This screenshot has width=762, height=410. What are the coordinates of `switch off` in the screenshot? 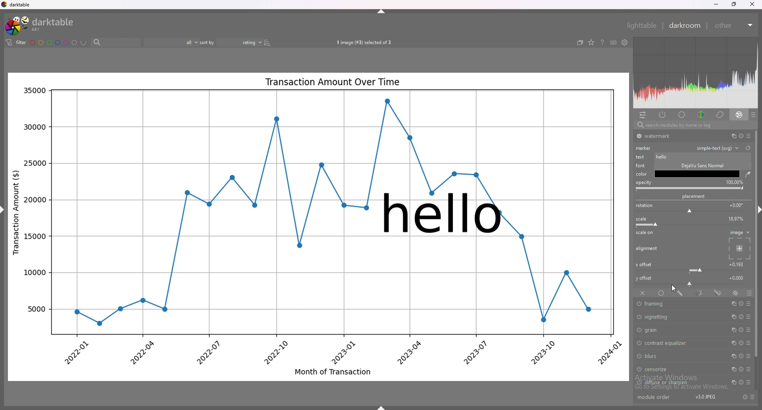 It's located at (638, 383).